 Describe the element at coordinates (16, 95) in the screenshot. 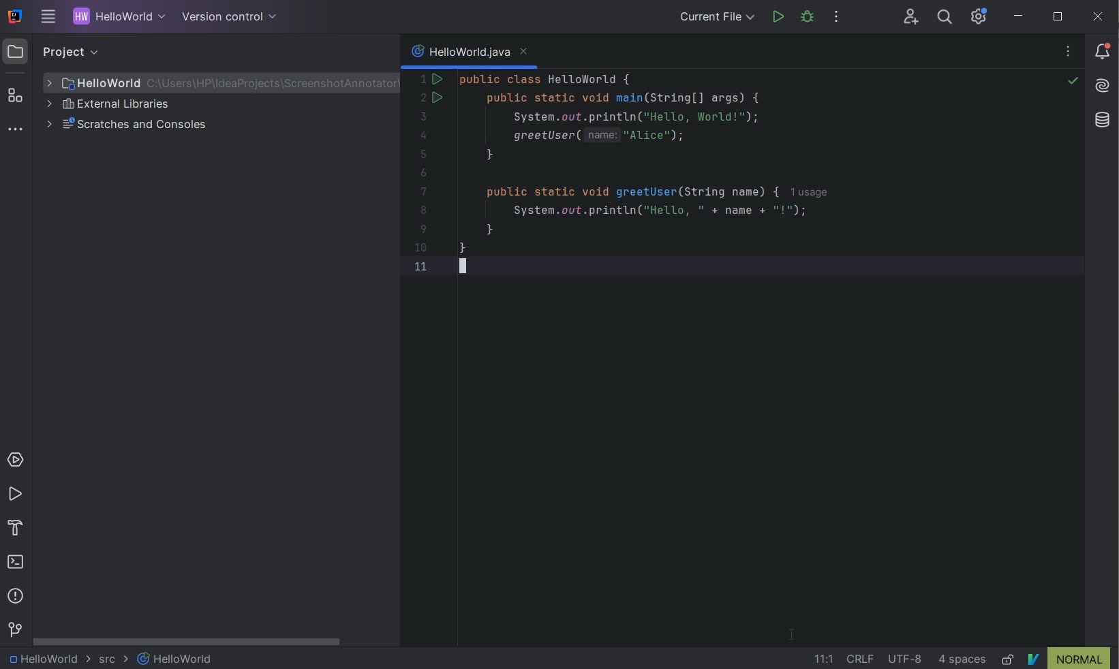

I see `STRUCTURE` at that location.